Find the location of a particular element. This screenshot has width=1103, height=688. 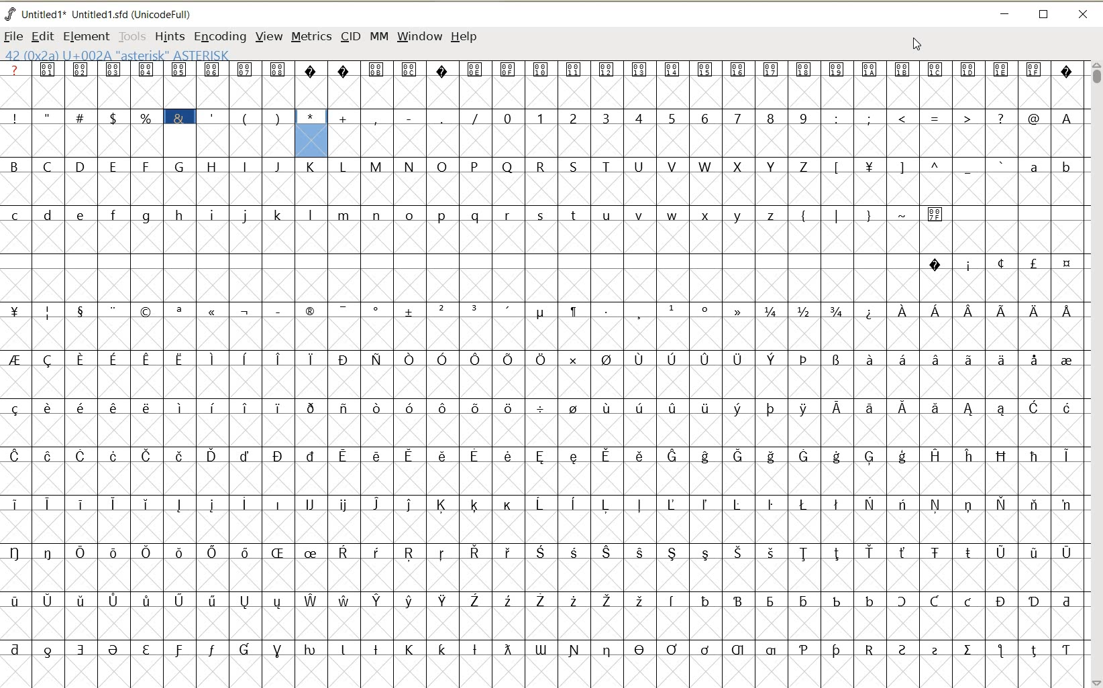

fontforge logo is located at coordinates (11, 13).